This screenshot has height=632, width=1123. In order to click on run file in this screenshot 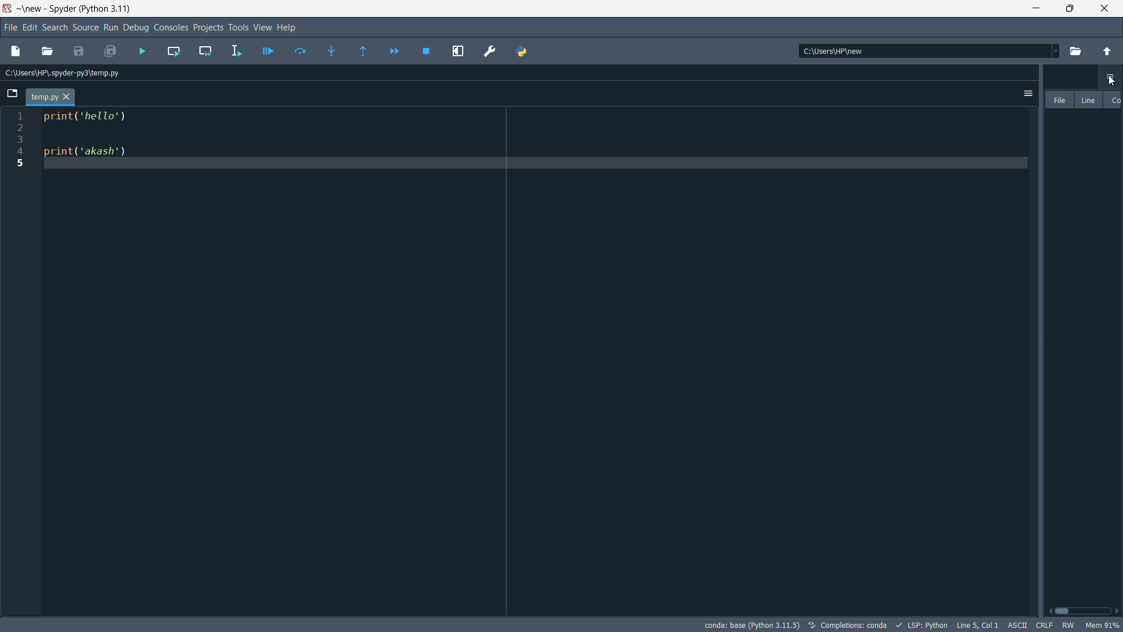, I will do `click(142, 52)`.